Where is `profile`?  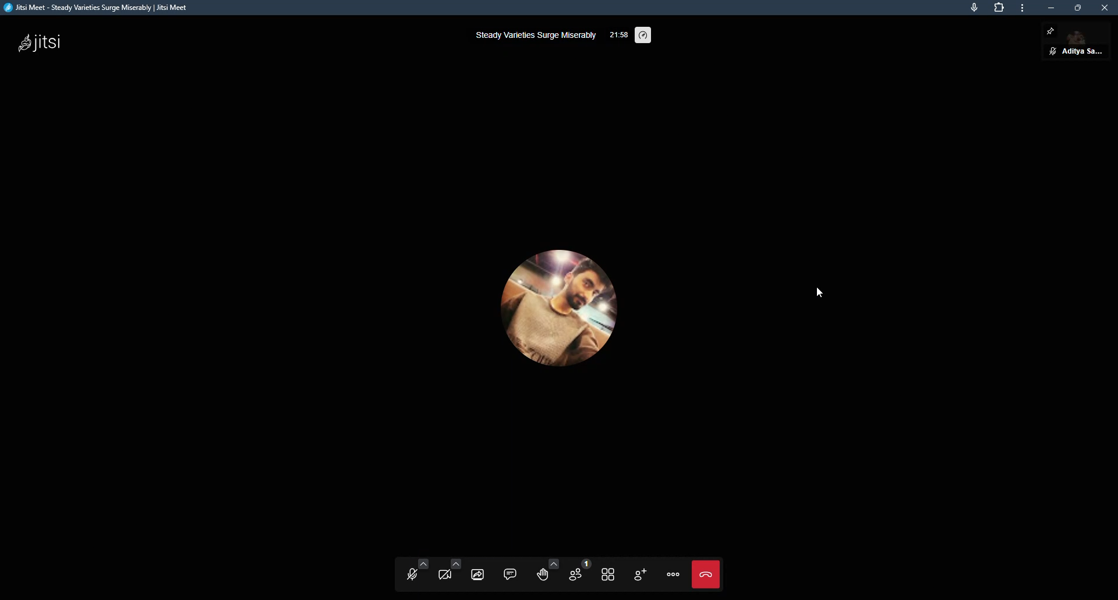 profile is located at coordinates (553, 301).